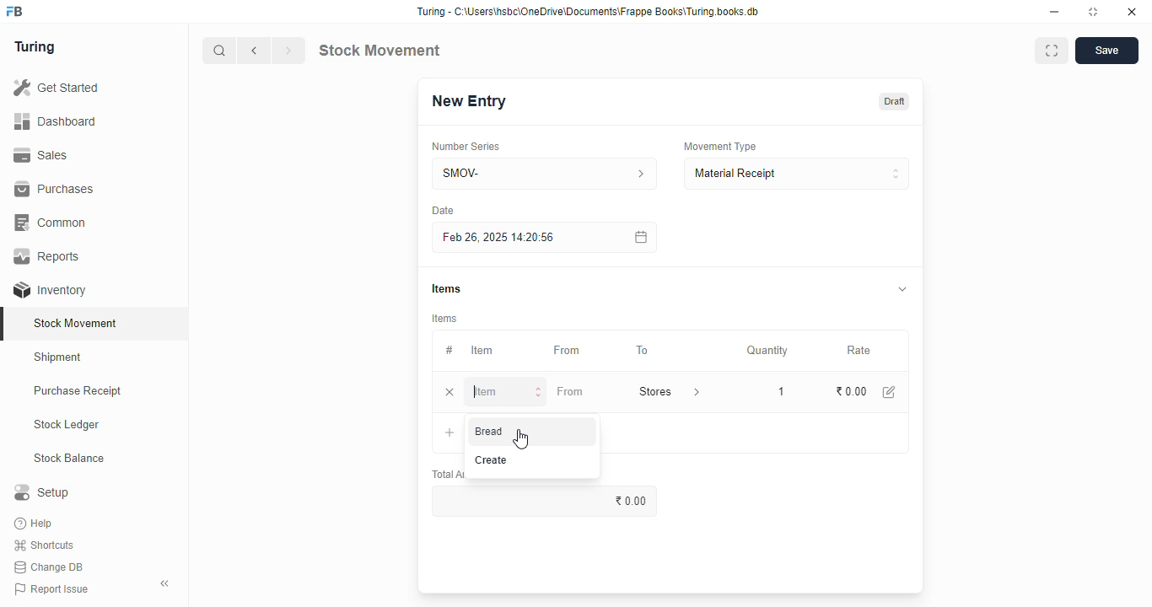  I want to click on Date, so click(443, 210).